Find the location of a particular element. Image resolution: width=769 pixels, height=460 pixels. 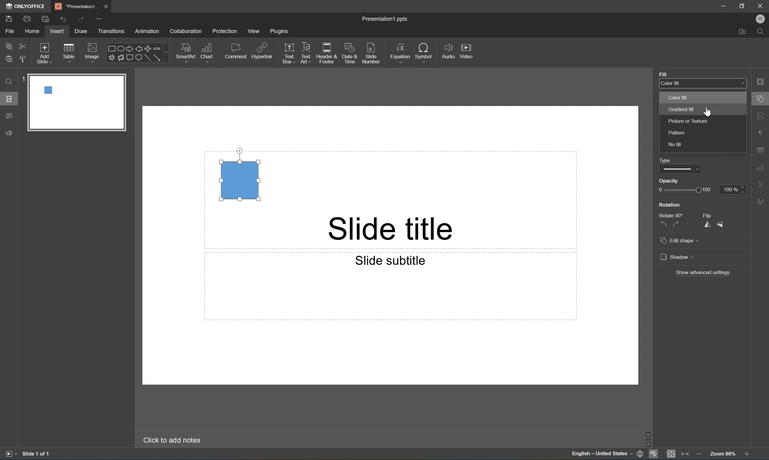

Symbol is located at coordinates (424, 51).